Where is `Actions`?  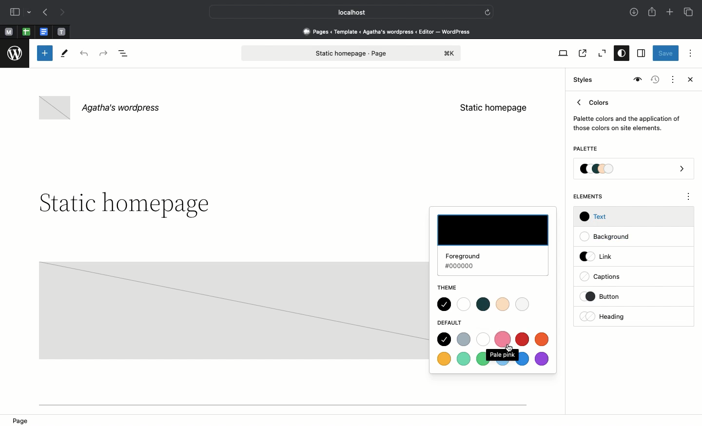 Actions is located at coordinates (672, 78).